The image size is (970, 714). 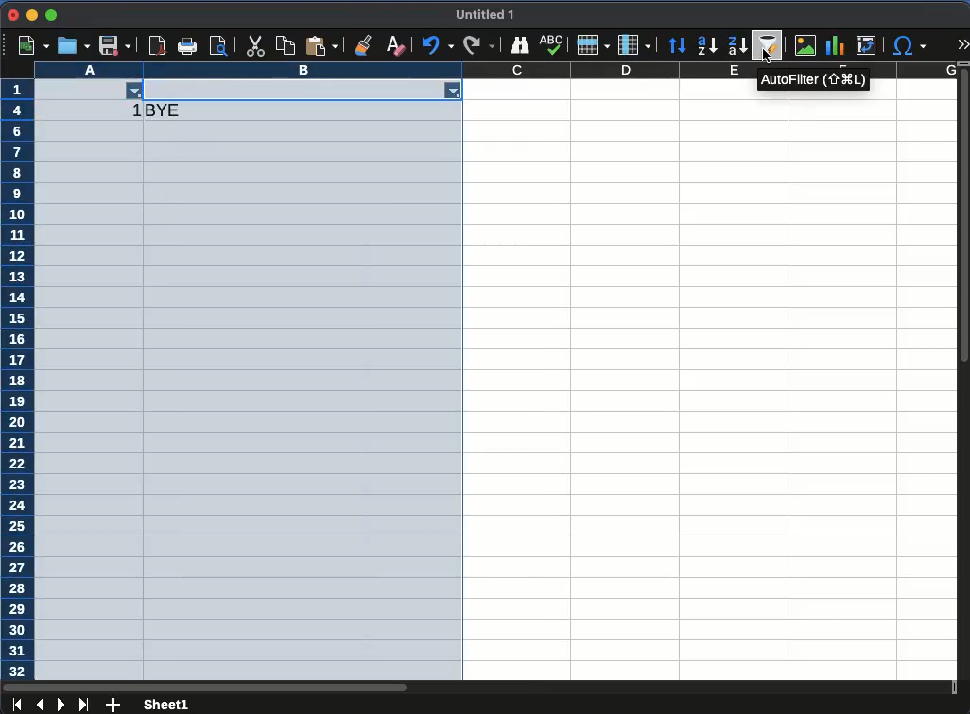 What do you see at coordinates (116, 47) in the screenshot?
I see `save` at bounding box center [116, 47].